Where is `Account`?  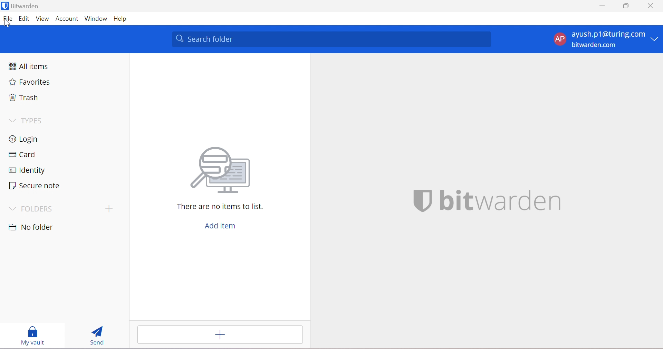
Account is located at coordinates (67, 19).